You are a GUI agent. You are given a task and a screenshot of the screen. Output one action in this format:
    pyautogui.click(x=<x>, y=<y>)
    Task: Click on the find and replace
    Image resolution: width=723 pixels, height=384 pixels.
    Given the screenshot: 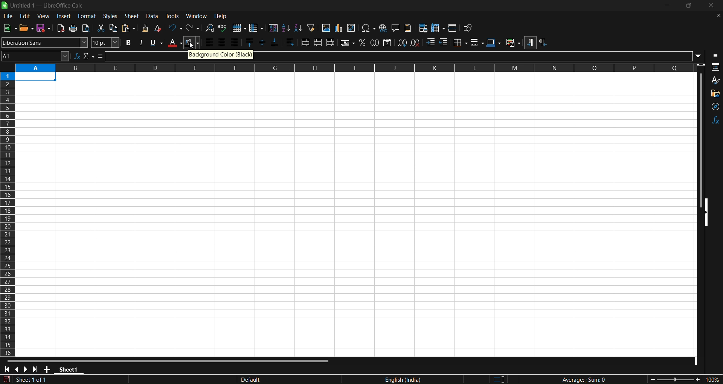 What is the action you would take?
    pyautogui.click(x=209, y=28)
    